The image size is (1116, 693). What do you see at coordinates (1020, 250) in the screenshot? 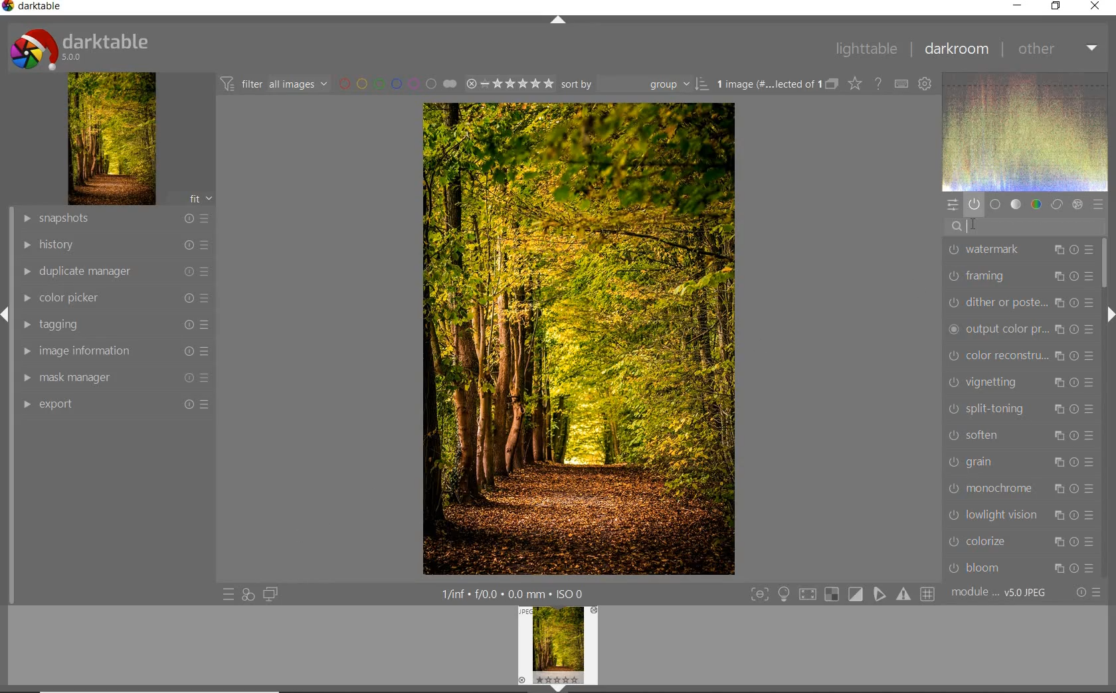
I see `watermark` at bounding box center [1020, 250].